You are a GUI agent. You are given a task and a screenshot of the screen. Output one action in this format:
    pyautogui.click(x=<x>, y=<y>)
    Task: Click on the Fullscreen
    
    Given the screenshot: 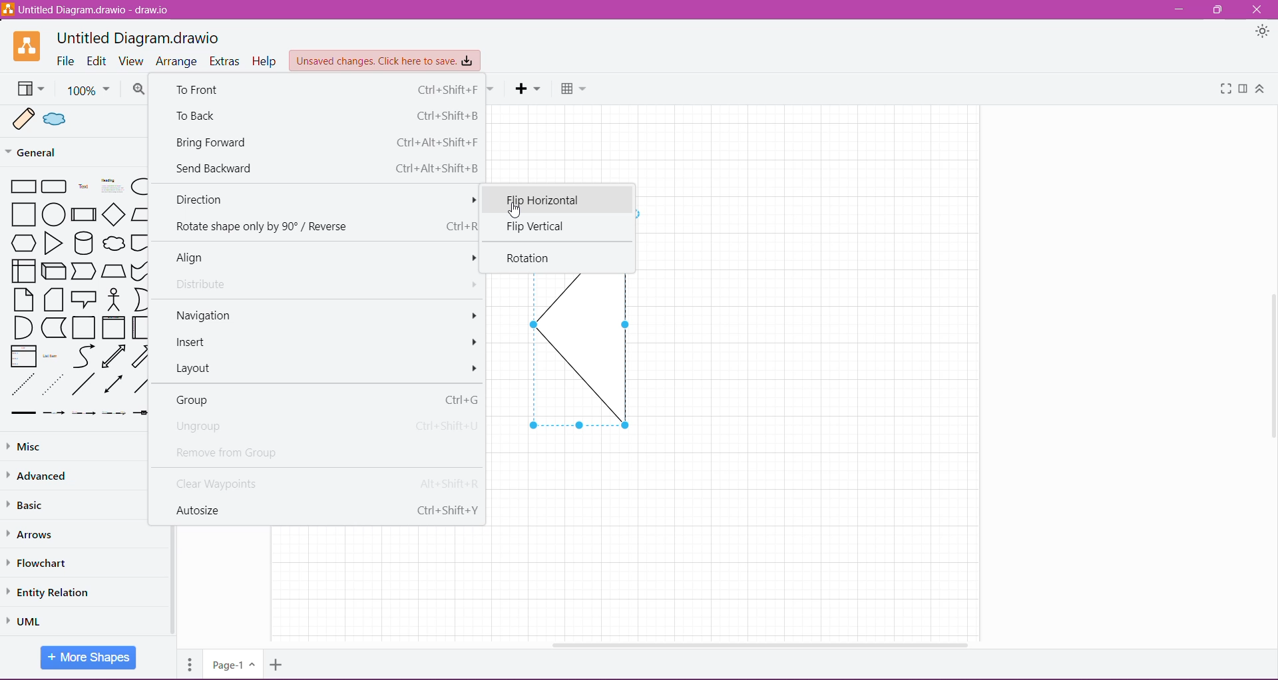 What is the action you would take?
    pyautogui.click(x=1223, y=89)
    